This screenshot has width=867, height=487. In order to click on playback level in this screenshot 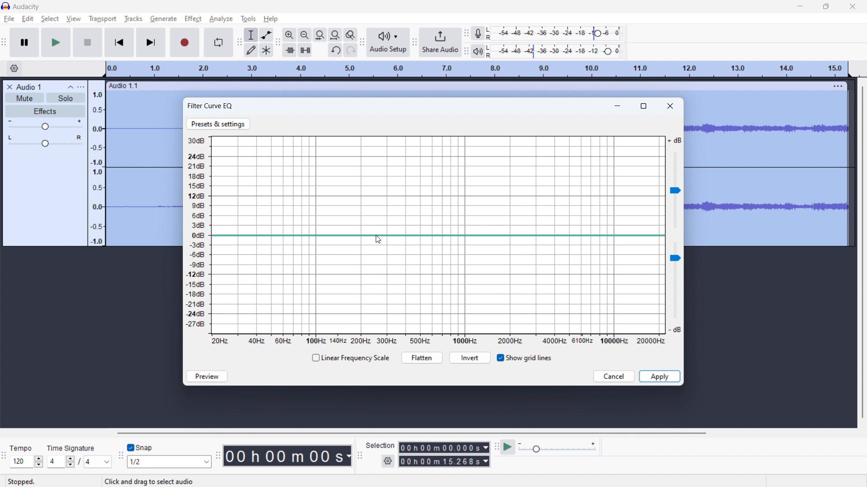, I will do `click(557, 51)`.